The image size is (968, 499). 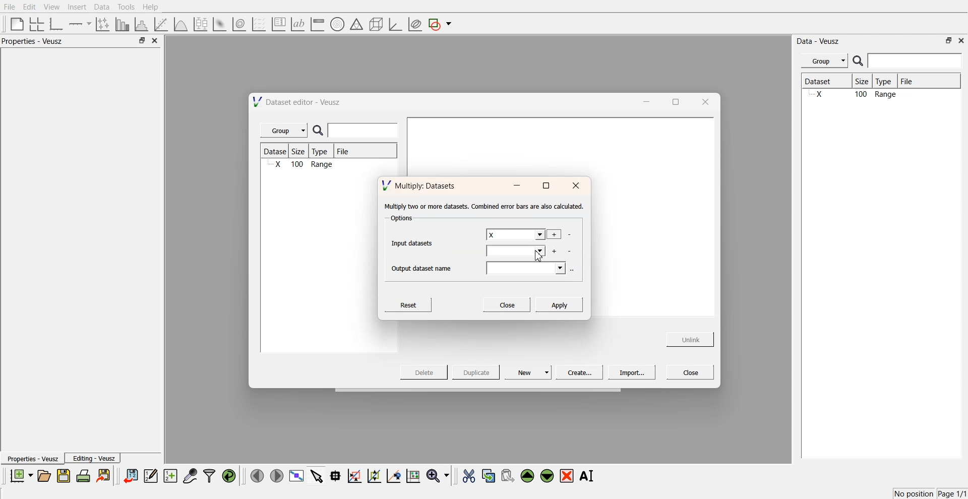 What do you see at coordinates (142, 41) in the screenshot?
I see `minimise or maximise` at bounding box center [142, 41].